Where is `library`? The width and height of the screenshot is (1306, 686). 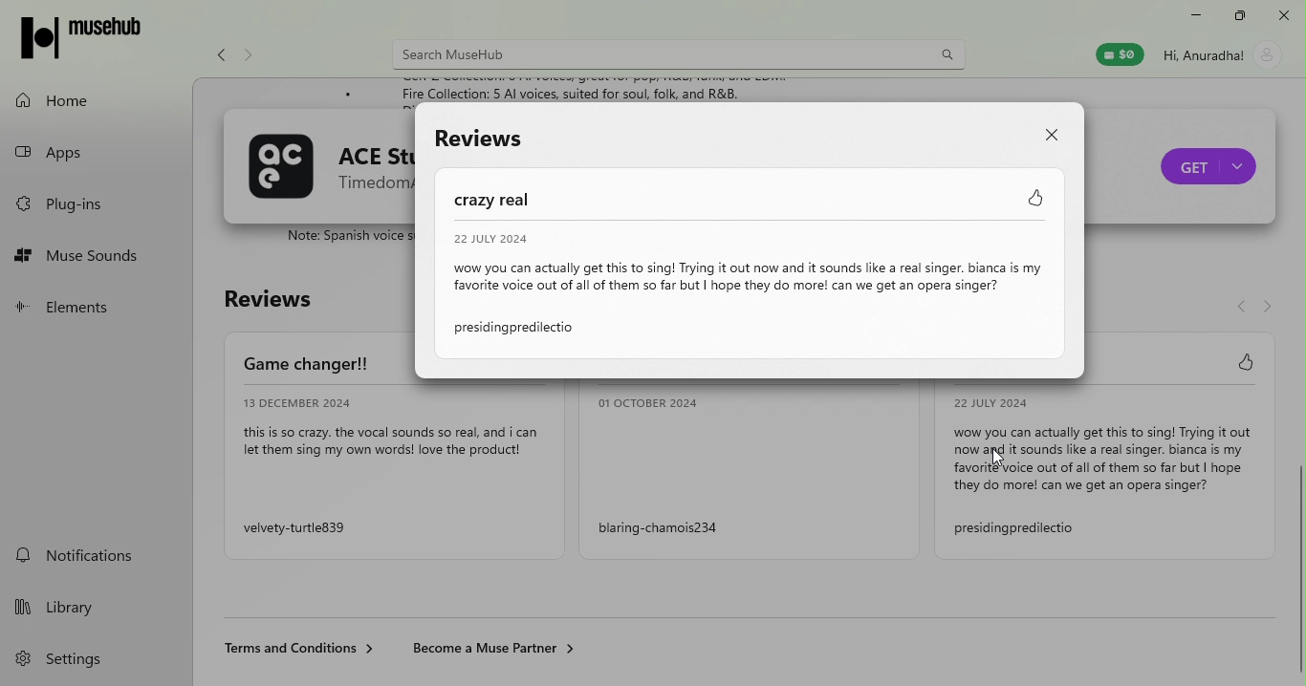
library is located at coordinates (76, 608).